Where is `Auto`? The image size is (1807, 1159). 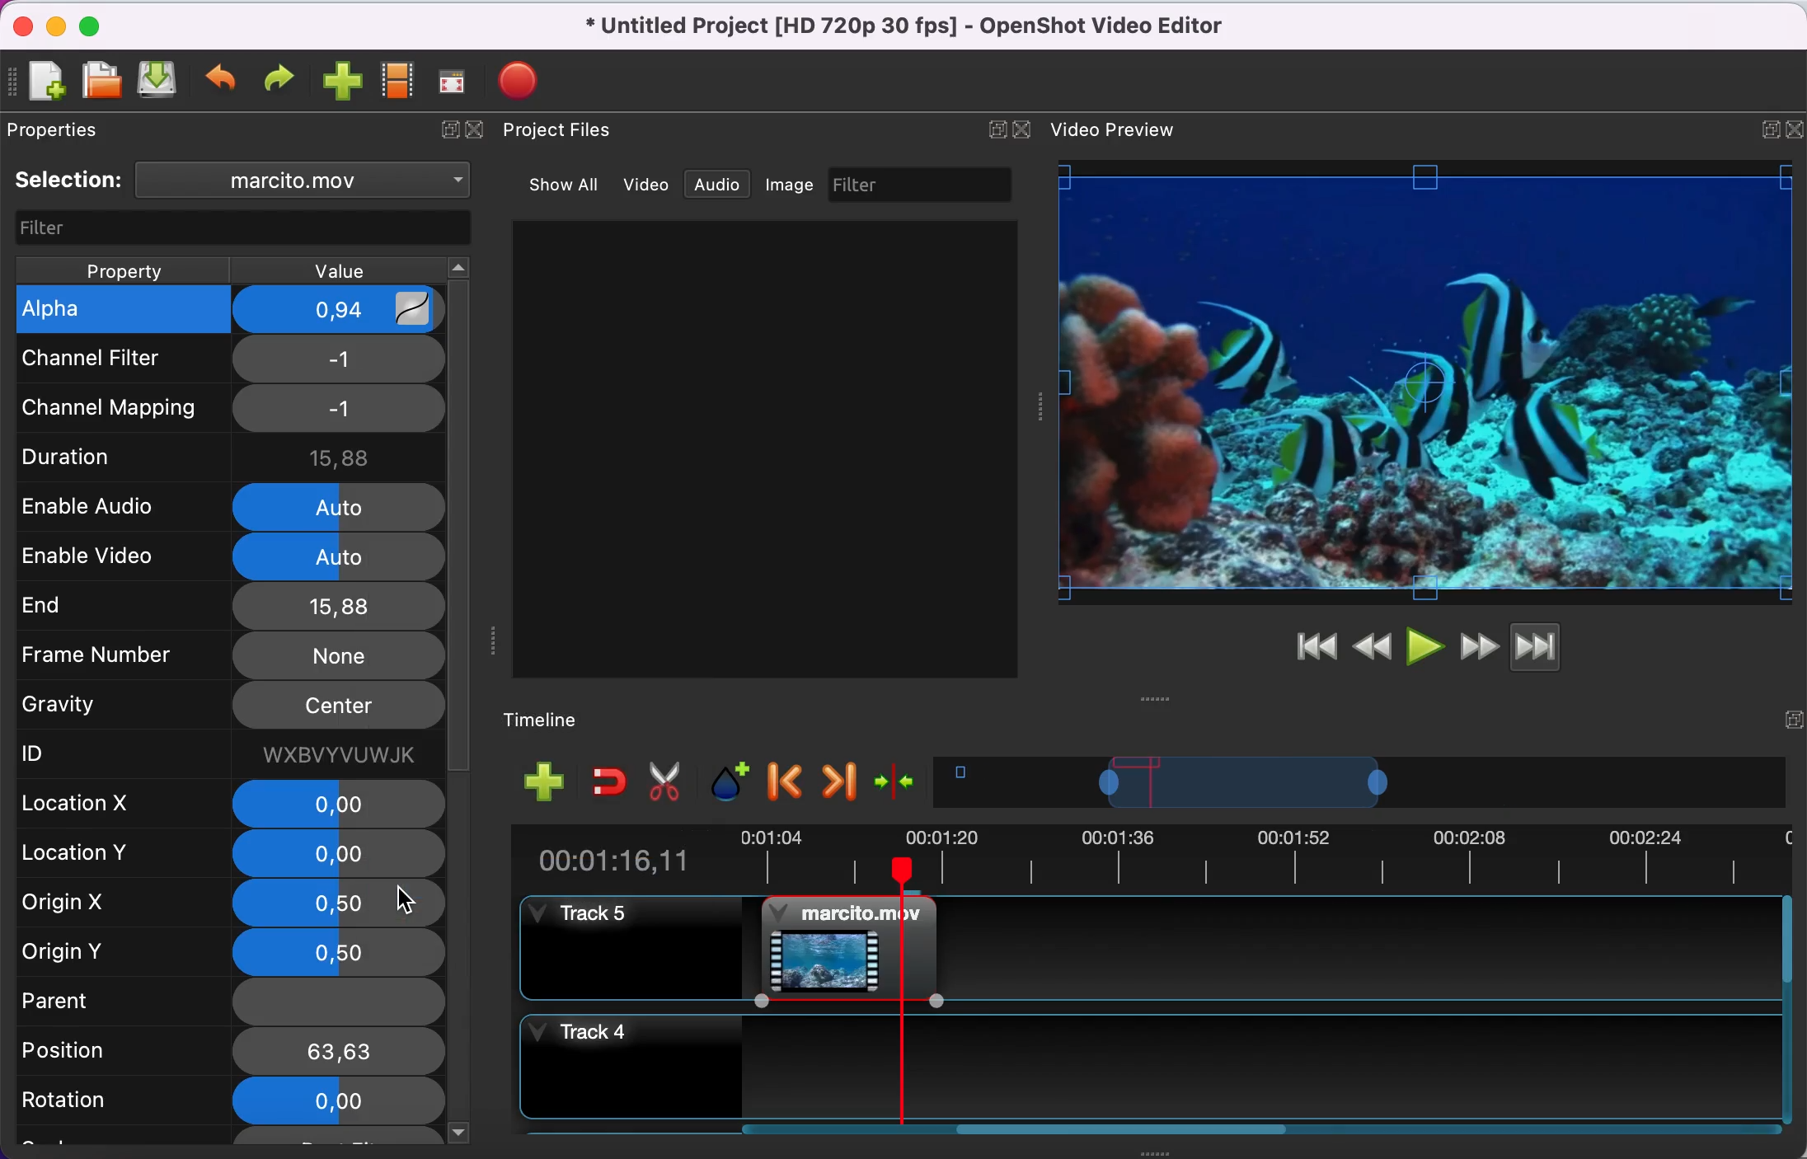
Auto is located at coordinates (340, 507).